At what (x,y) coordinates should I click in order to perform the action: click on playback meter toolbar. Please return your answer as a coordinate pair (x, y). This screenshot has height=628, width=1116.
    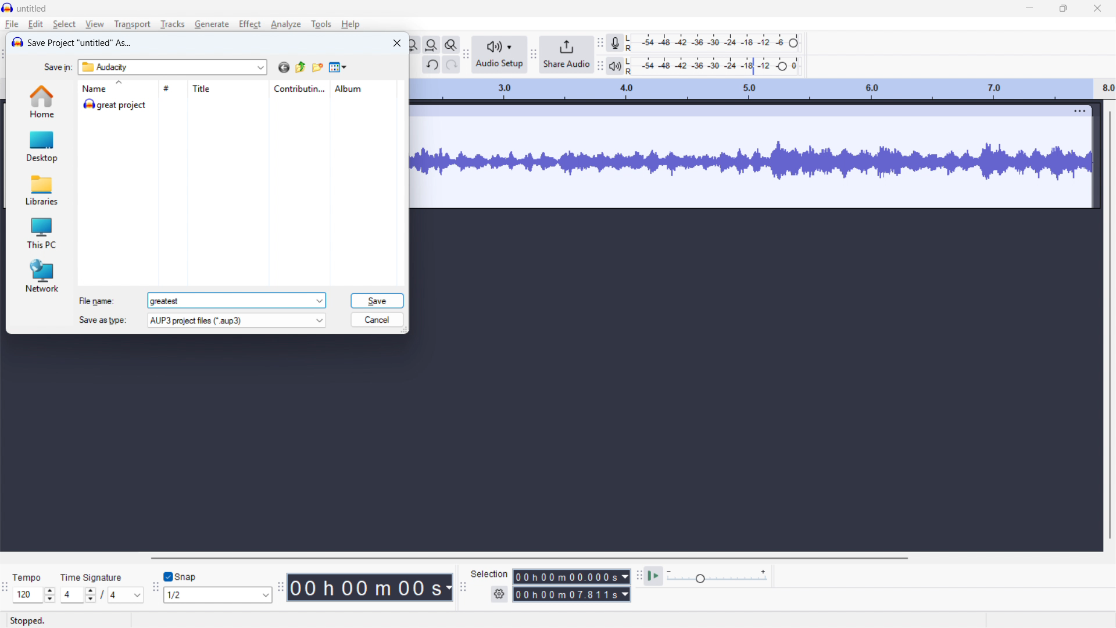
    Looking at the image, I should click on (600, 67).